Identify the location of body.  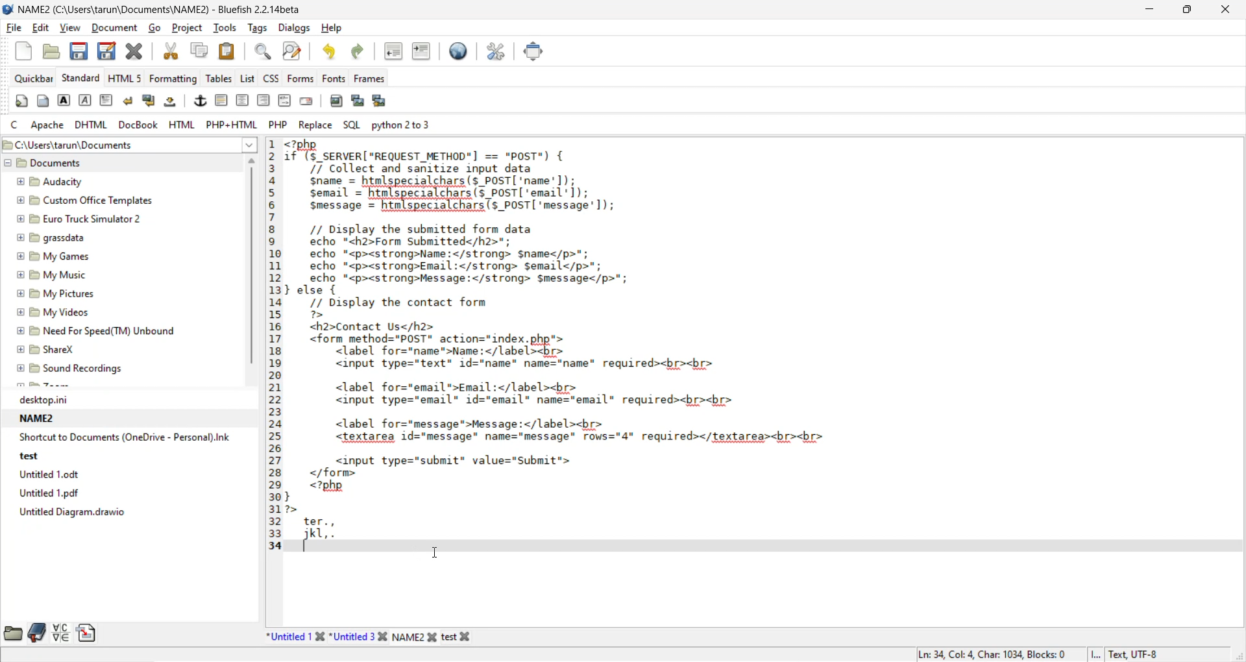
(42, 101).